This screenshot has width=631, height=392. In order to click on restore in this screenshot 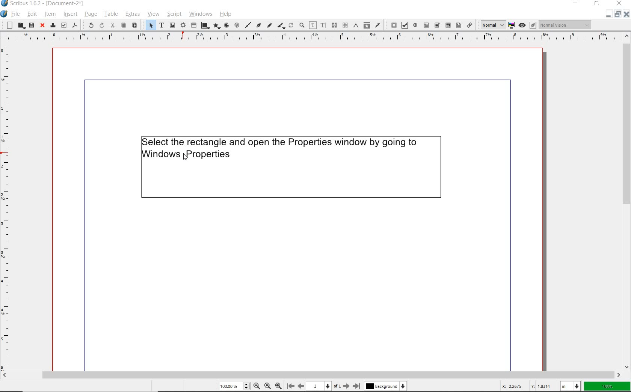, I will do `click(597, 4)`.